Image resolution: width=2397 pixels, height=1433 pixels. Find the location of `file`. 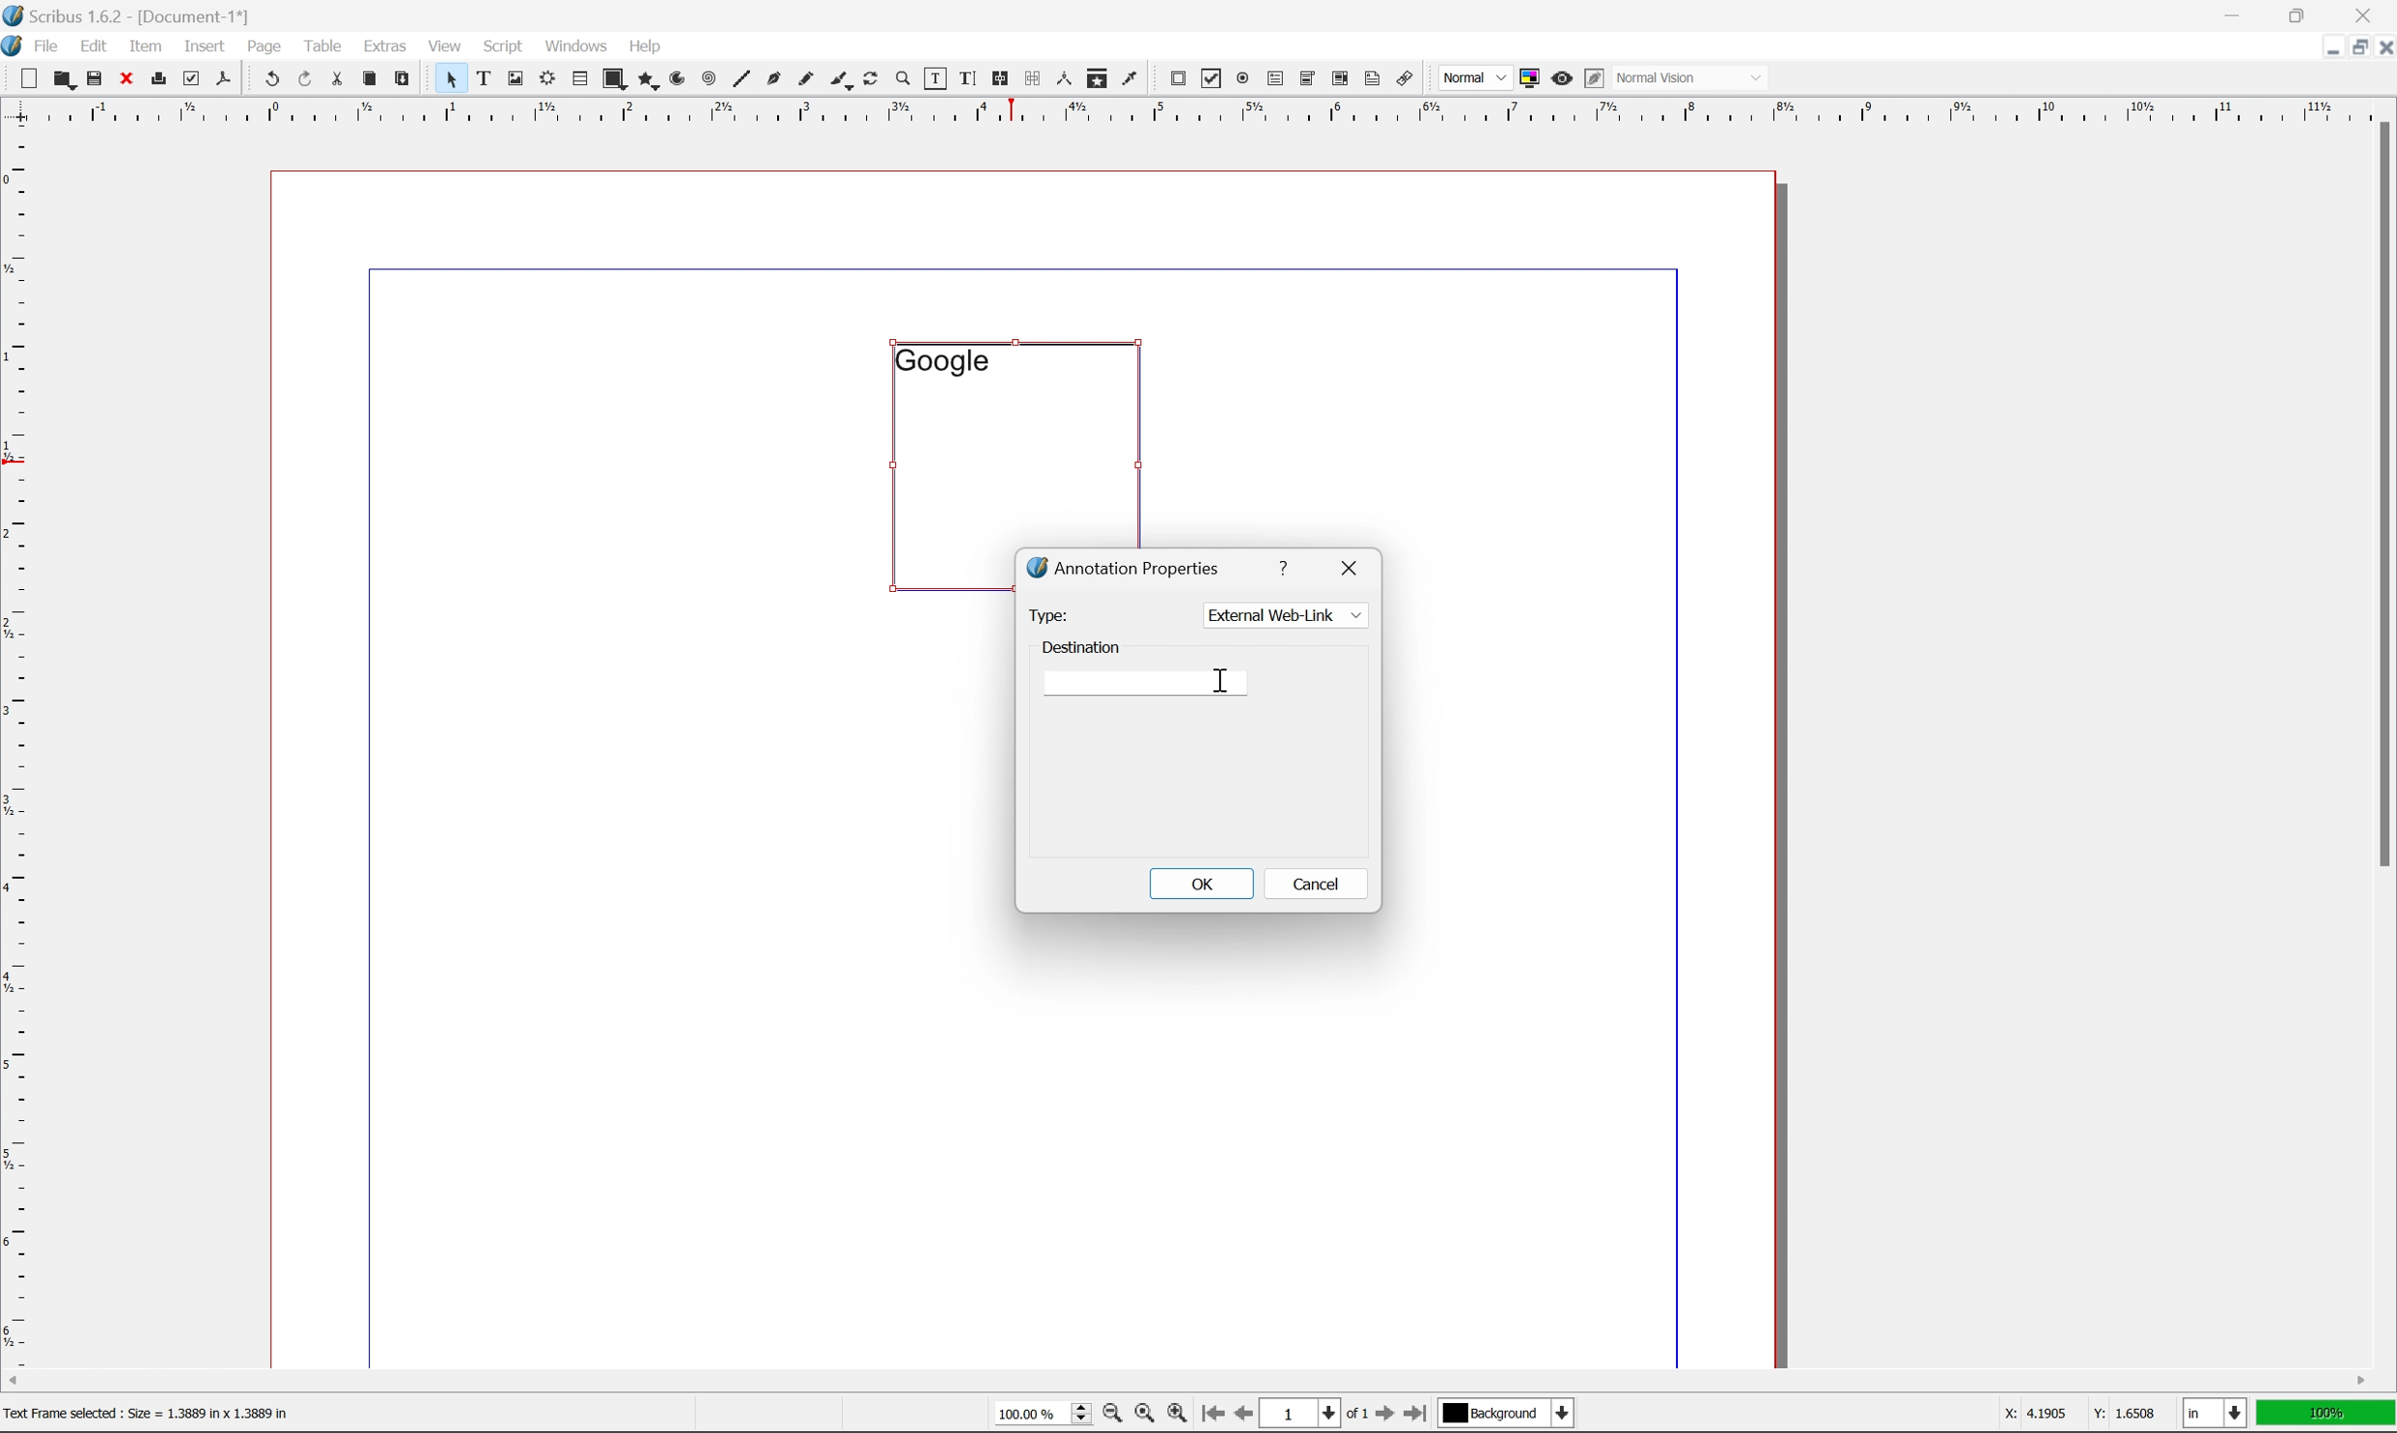

file is located at coordinates (47, 46).